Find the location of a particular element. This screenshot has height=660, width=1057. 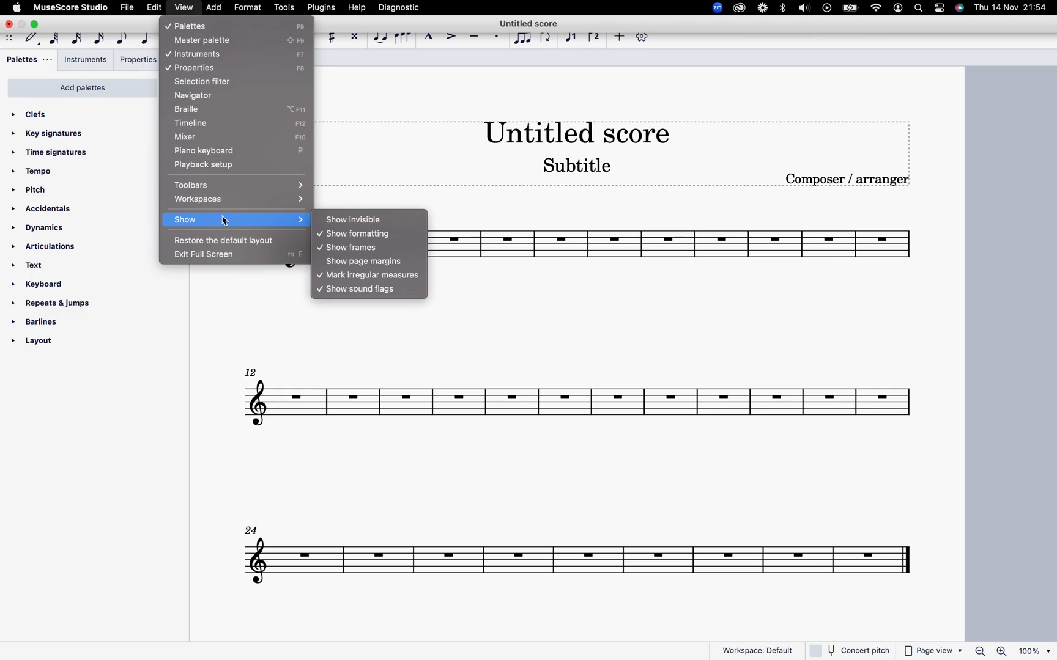

F10 is located at coordinates (303, 137).